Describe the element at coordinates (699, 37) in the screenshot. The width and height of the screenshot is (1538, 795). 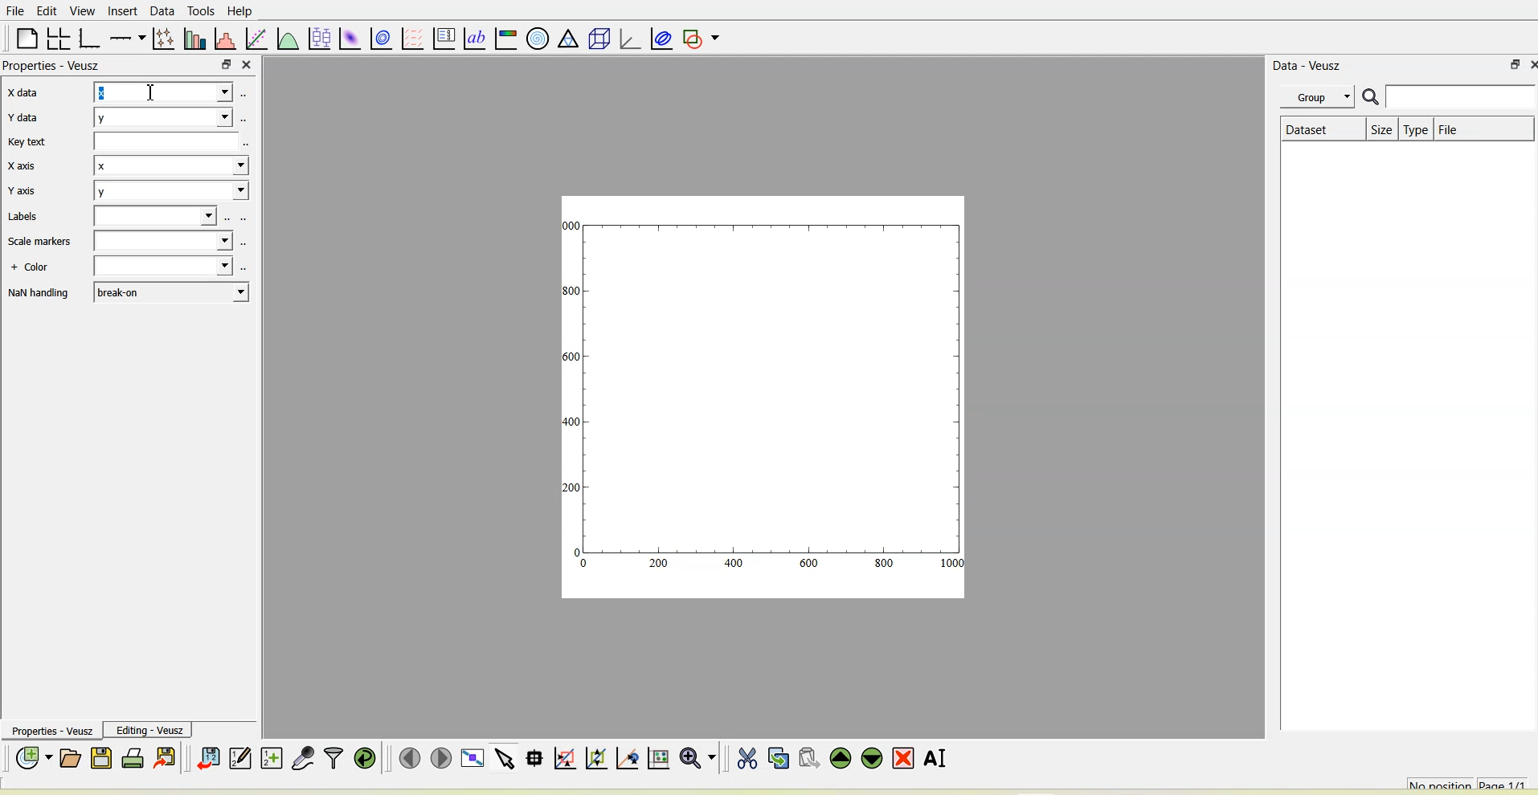
I see `Add a shape to the plot` at that location.